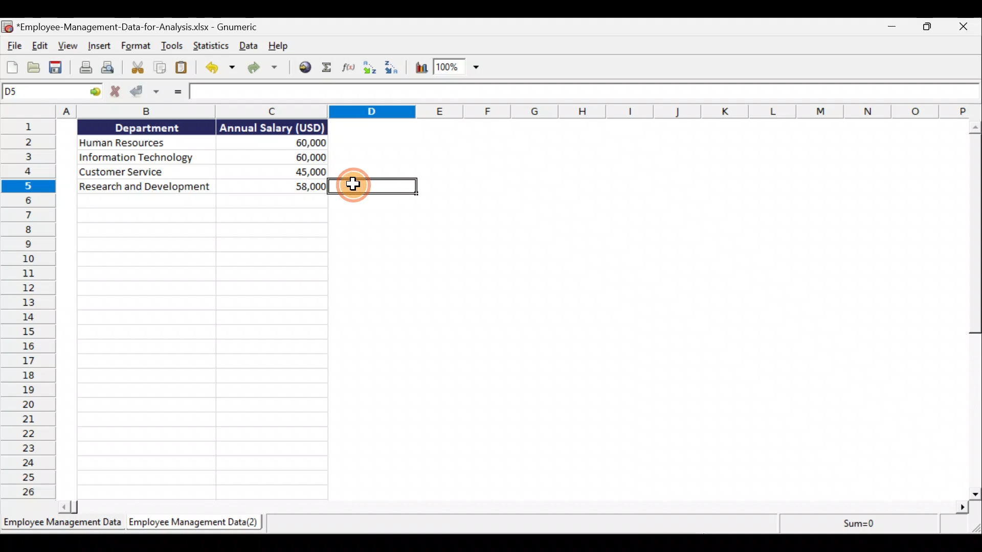 The height and width of the screenshot is (552, 982). What do you see at coordinates (55, 66) in the screenshot?
I see `Save the current workbook` at bounding box center [55, 66].